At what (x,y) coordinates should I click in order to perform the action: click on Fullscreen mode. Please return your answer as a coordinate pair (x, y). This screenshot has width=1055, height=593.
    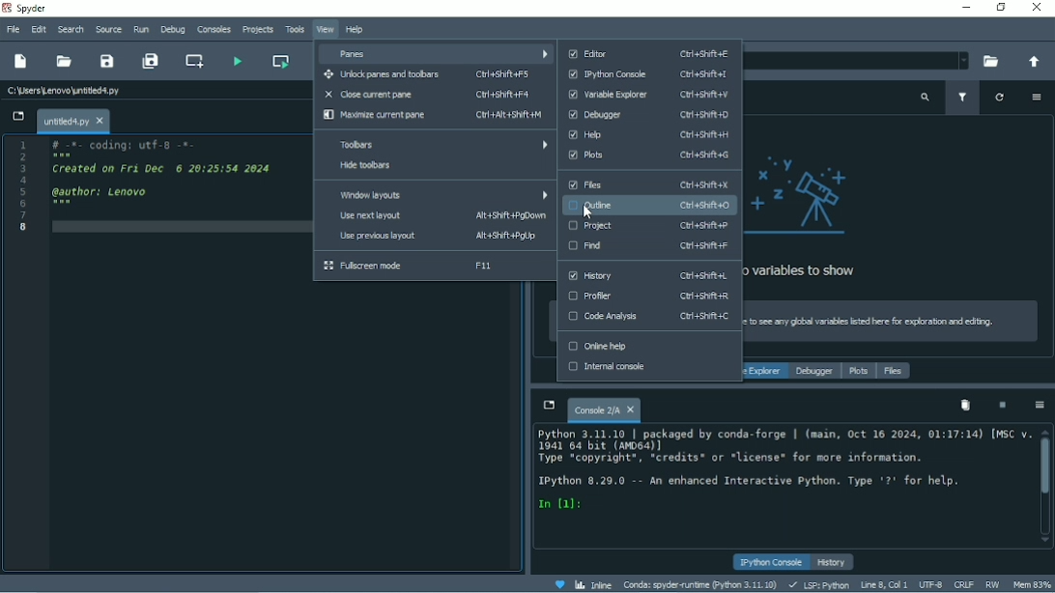
    Looking at the image, I should click on (411, 267).